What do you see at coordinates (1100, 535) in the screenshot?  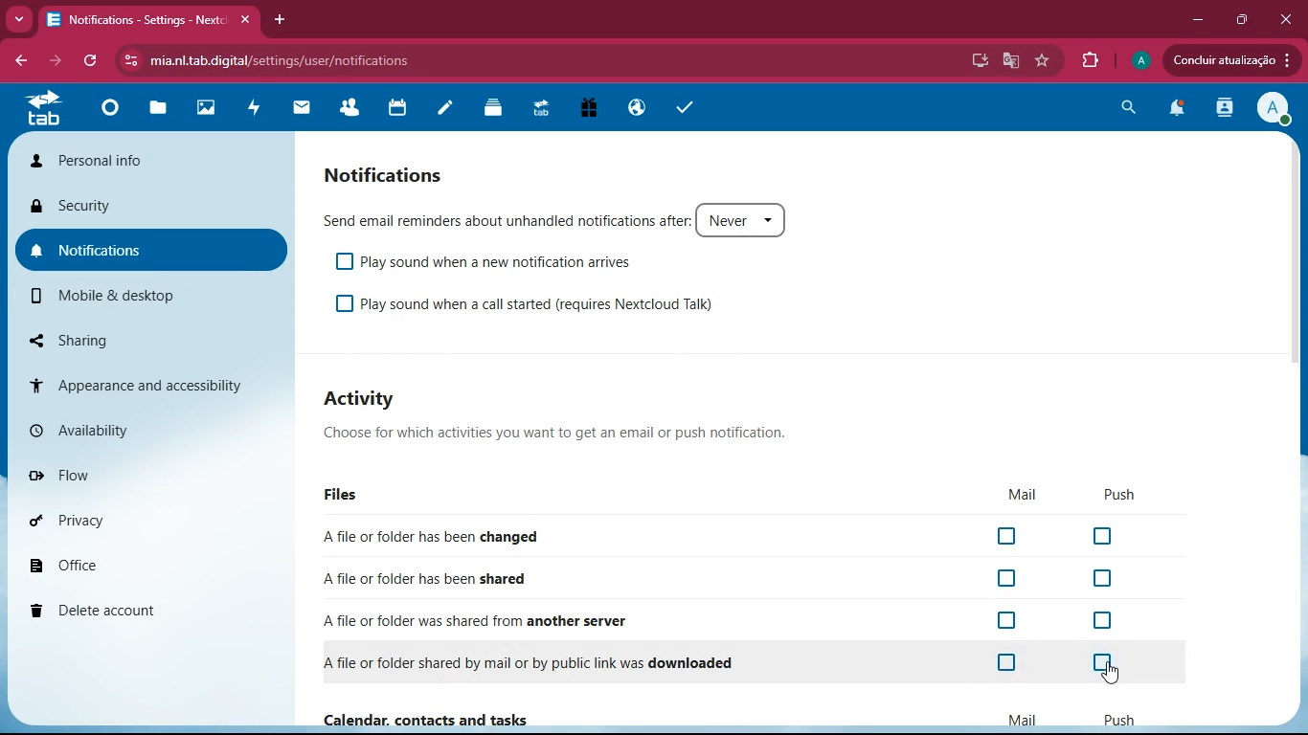 I see `off` at bounding box center [1100, 535].